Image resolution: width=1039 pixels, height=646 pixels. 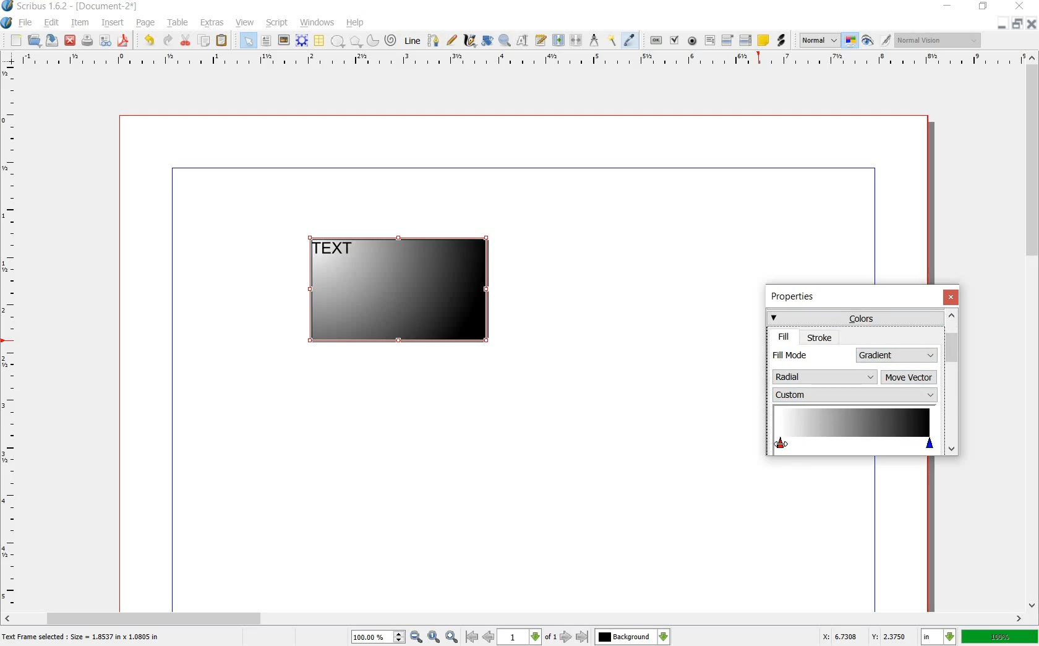 What do you see at coordinates (886, 41) in the screenshot?
I see `edit in preview mode` at bounding box center [886, 41].